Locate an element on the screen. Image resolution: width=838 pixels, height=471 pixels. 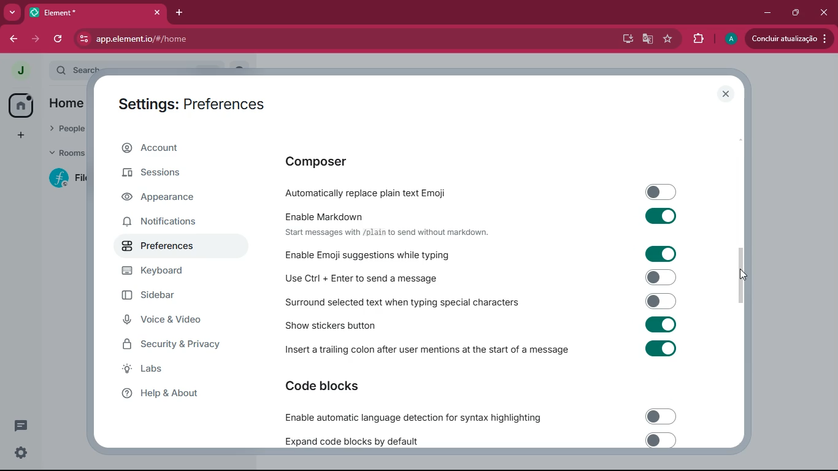
Enable Emoji suggestions while typing is located at coordinates (486, 253).